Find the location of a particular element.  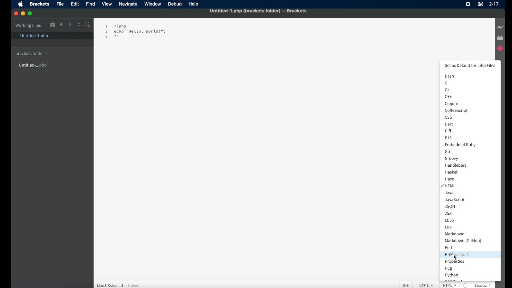

c# is located at coordinates (448, 90).